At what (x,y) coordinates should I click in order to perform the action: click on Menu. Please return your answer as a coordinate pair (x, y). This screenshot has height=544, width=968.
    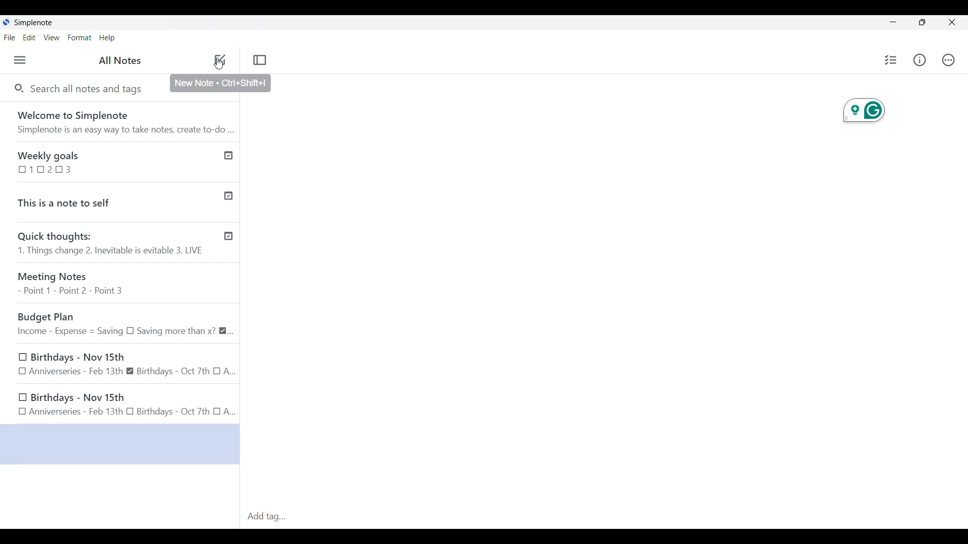
    Looking at the image, I should click on (20, 60).